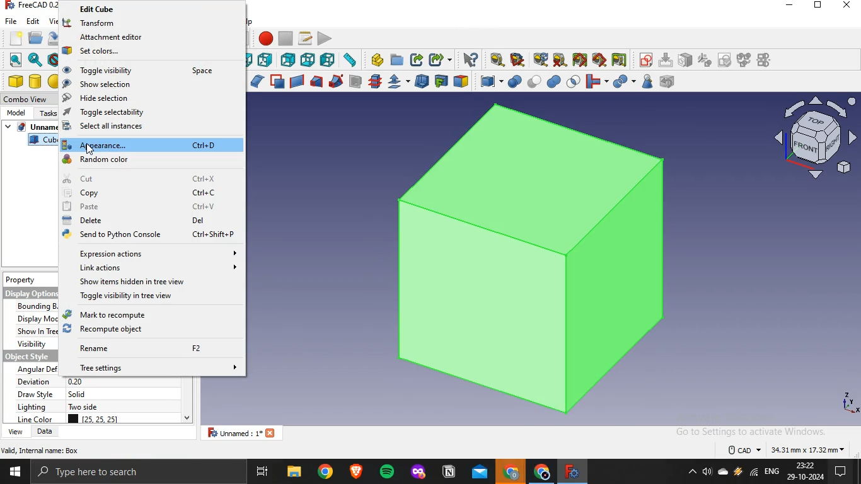 This screenshot has height=484, width=861. I want to click on expression actions, so click(149, 255).